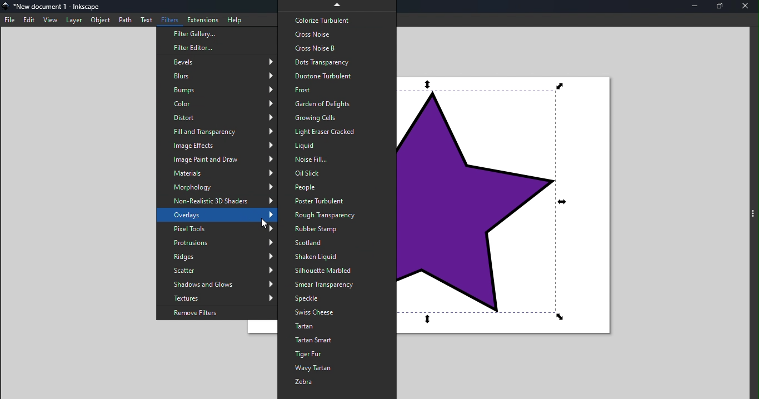 The height and width of the screenshot is (399, 759). I want to click on Silhouette Marbled, so click(336, 270).